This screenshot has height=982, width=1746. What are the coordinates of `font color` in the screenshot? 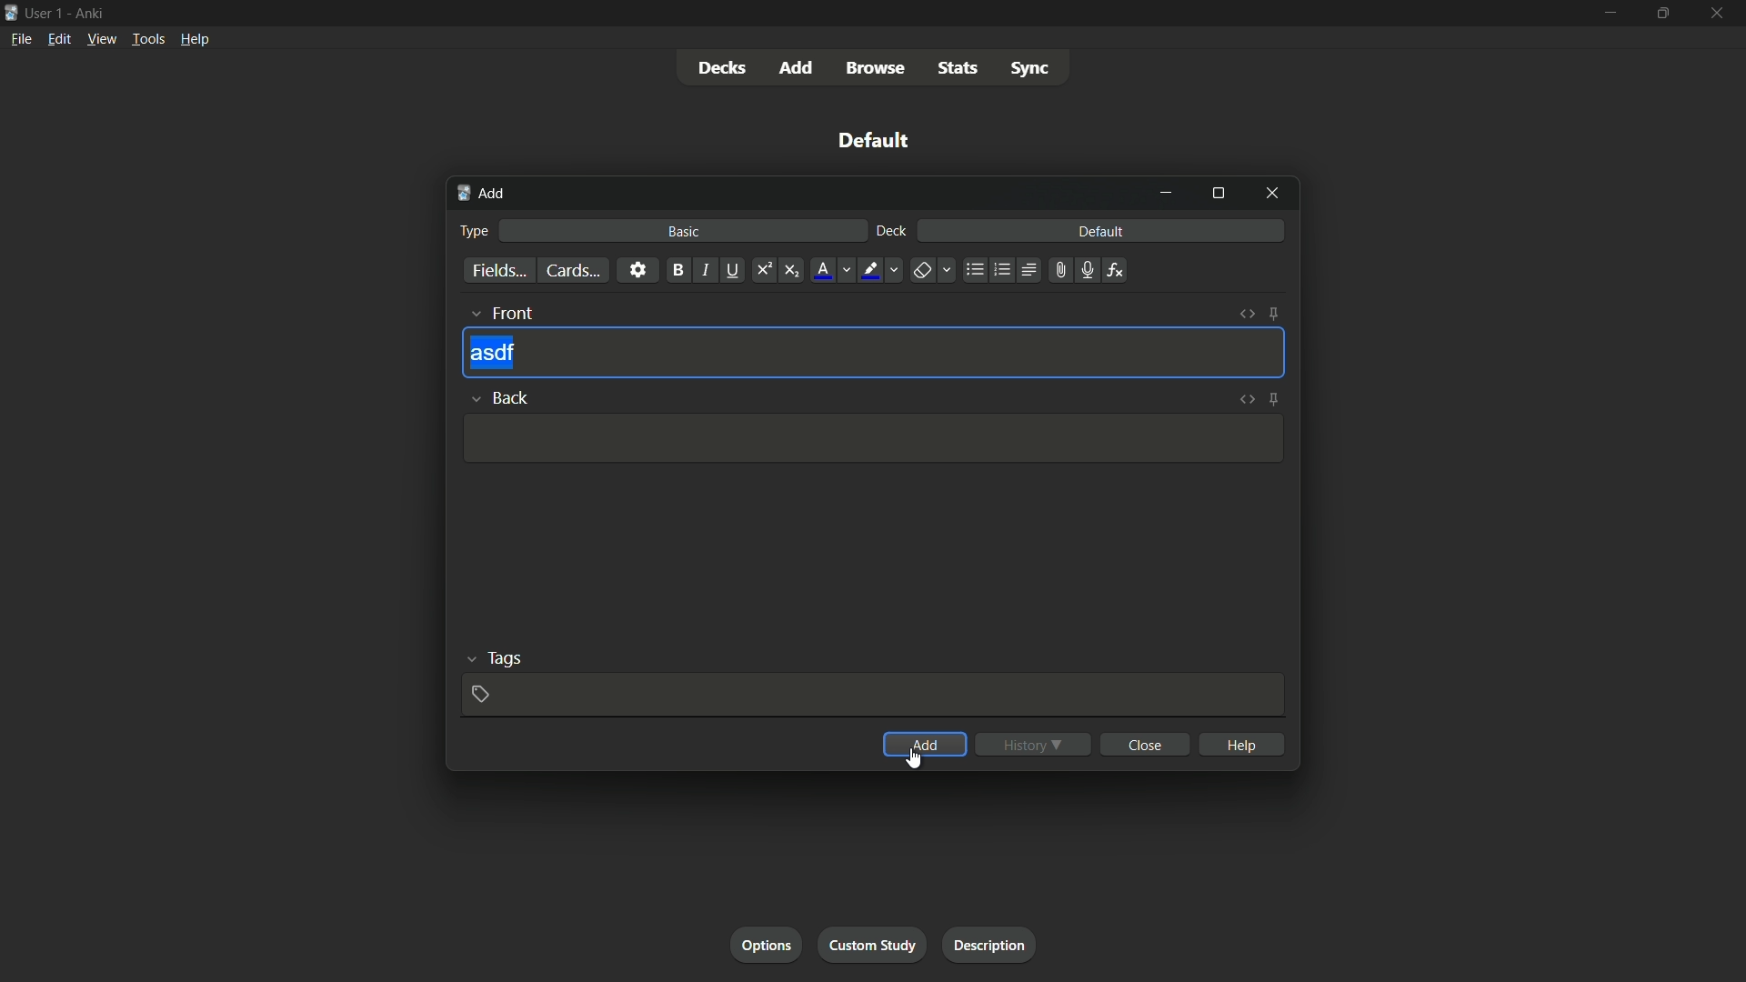 It's located at (831, 270).